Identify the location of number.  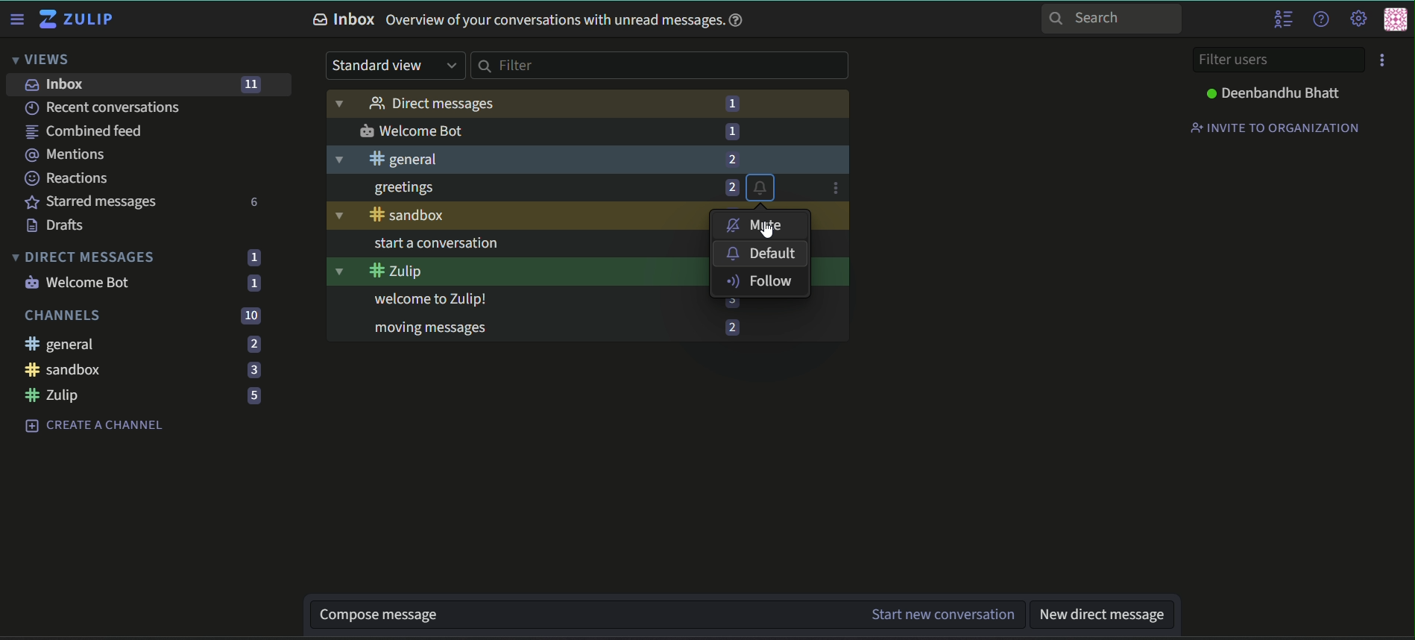
(733, 132).